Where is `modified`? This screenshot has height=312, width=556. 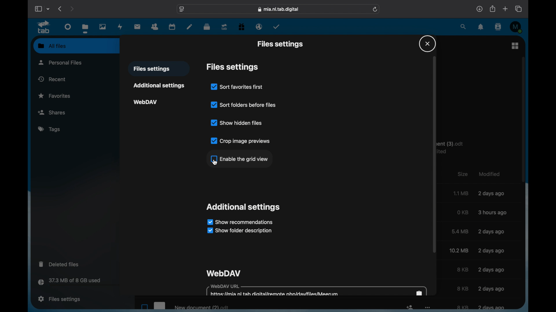
modified is located at coordinates (491, 231).